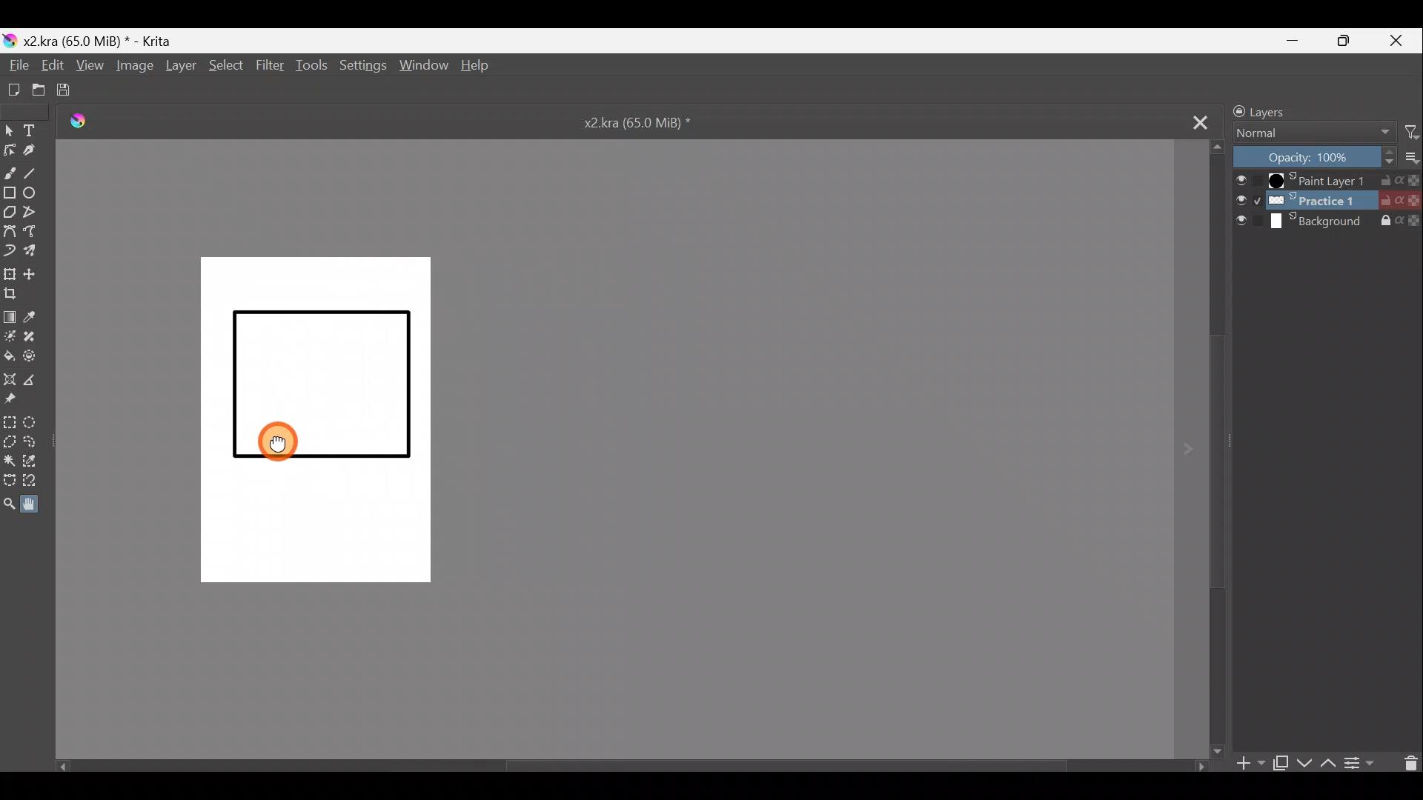 The height and width of the screenshot is (800, 1423). I want to click on Add layer, so click(1244, 763).